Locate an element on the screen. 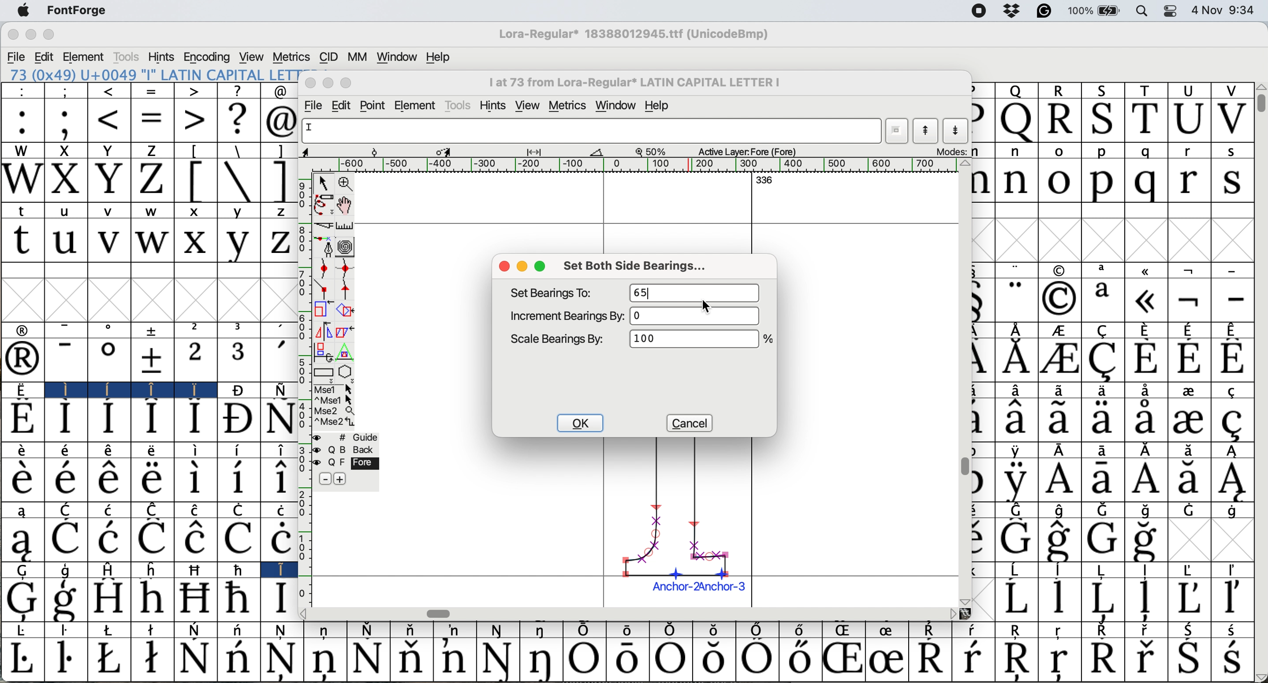  < is located at coordinates (110, 92).